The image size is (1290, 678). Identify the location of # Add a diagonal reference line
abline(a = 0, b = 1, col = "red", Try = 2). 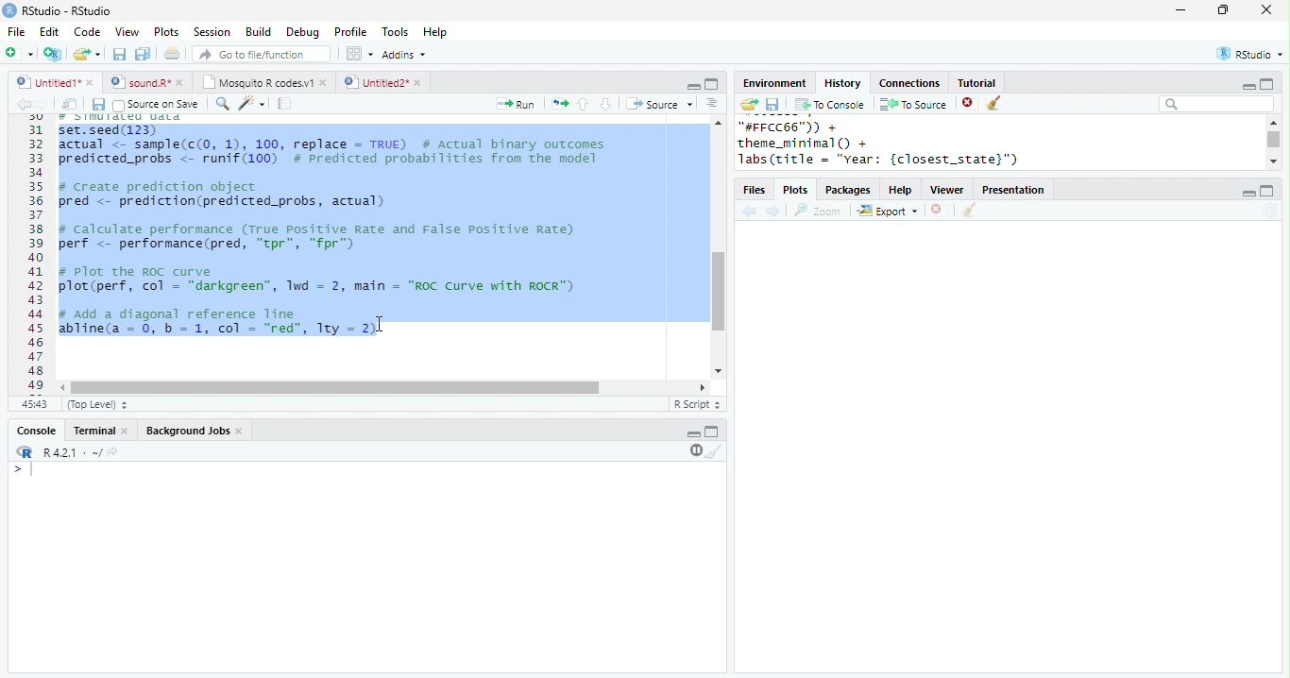
(221, 324).